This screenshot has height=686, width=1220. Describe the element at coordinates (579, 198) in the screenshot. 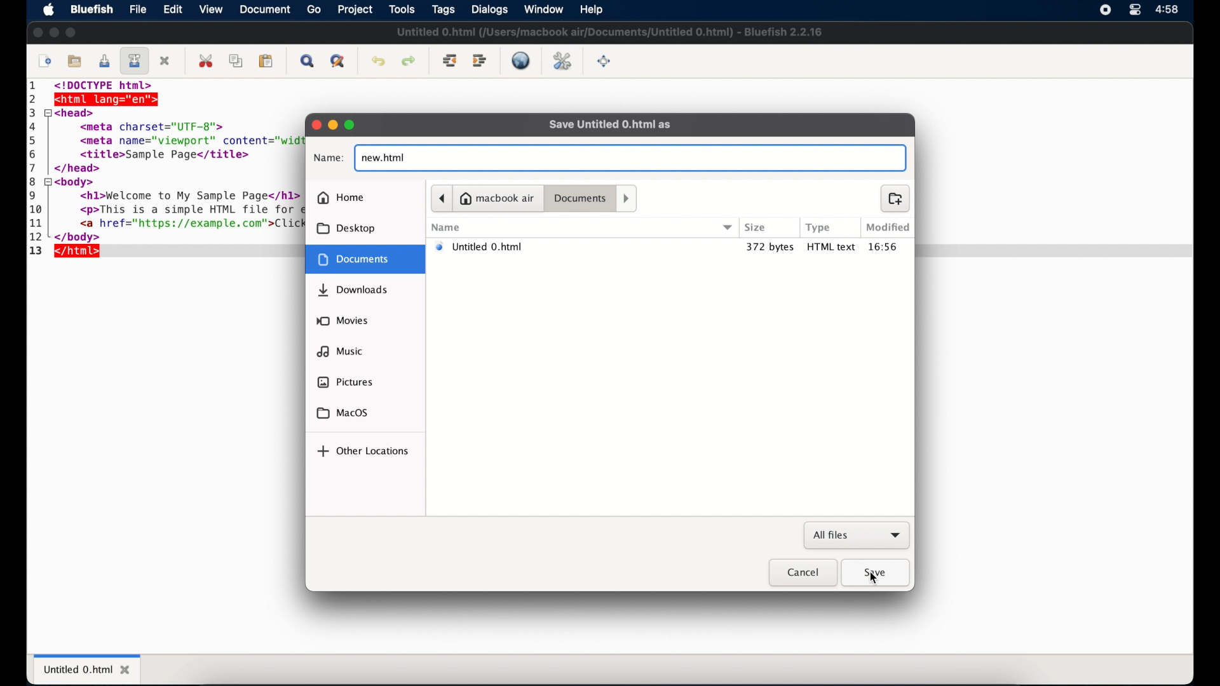

I see `documents` at that location.